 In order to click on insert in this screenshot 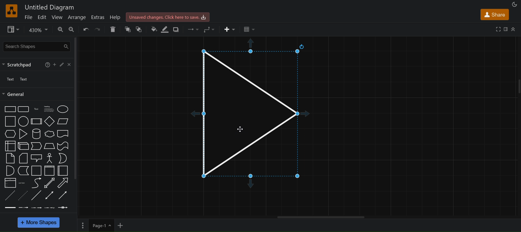, I will do `click(230, 29)`.